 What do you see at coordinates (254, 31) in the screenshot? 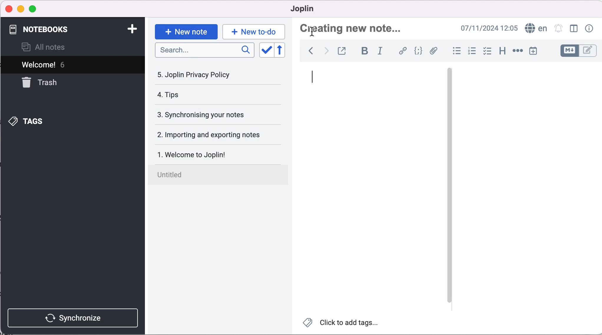
I see `new to-do` at bounding box center [254, 31].